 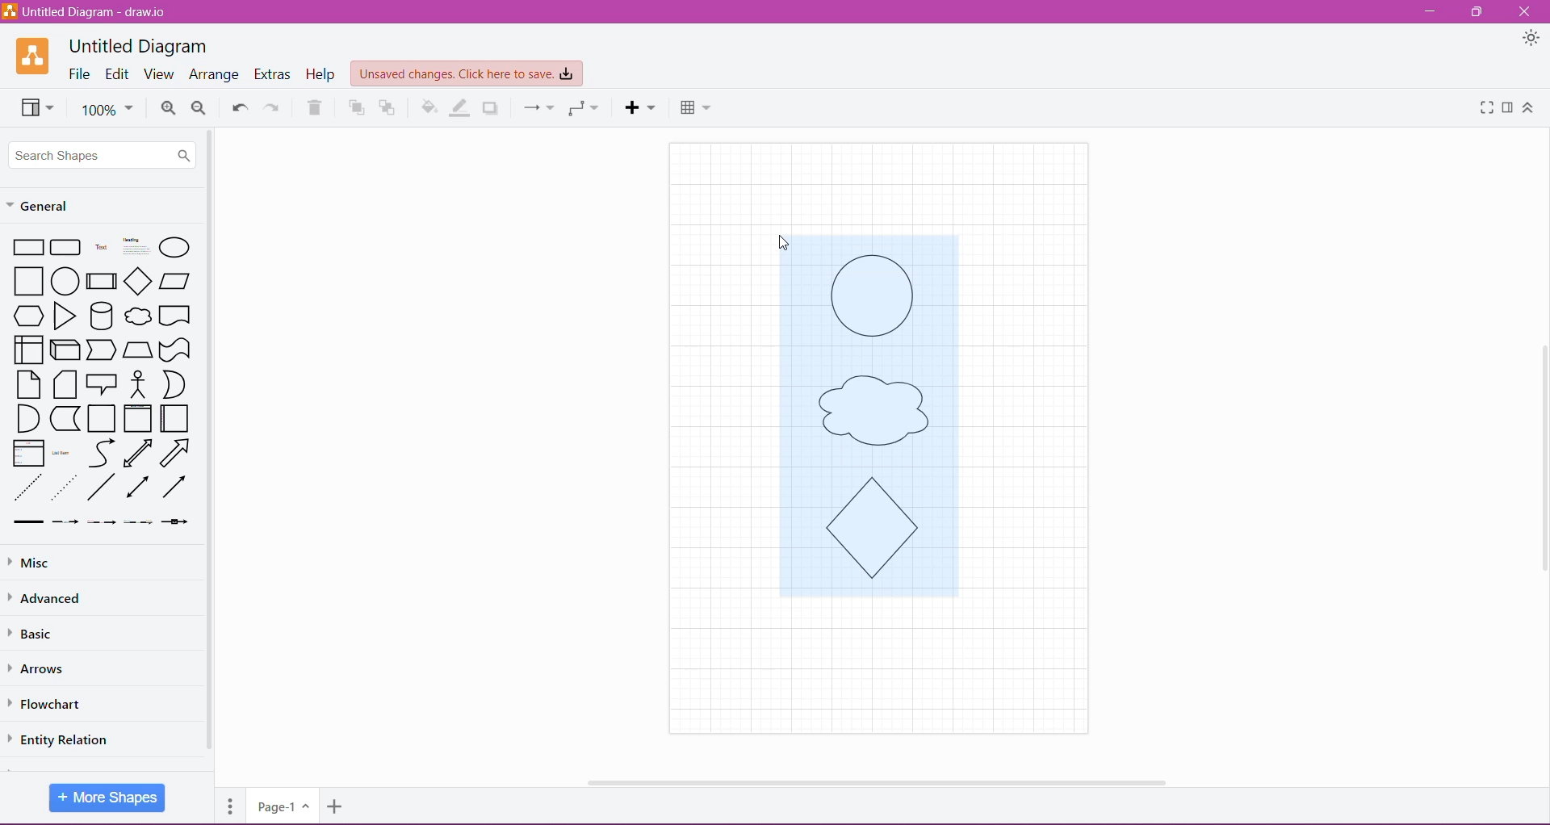 I want to click on Close, so click(x=1524, y=12).